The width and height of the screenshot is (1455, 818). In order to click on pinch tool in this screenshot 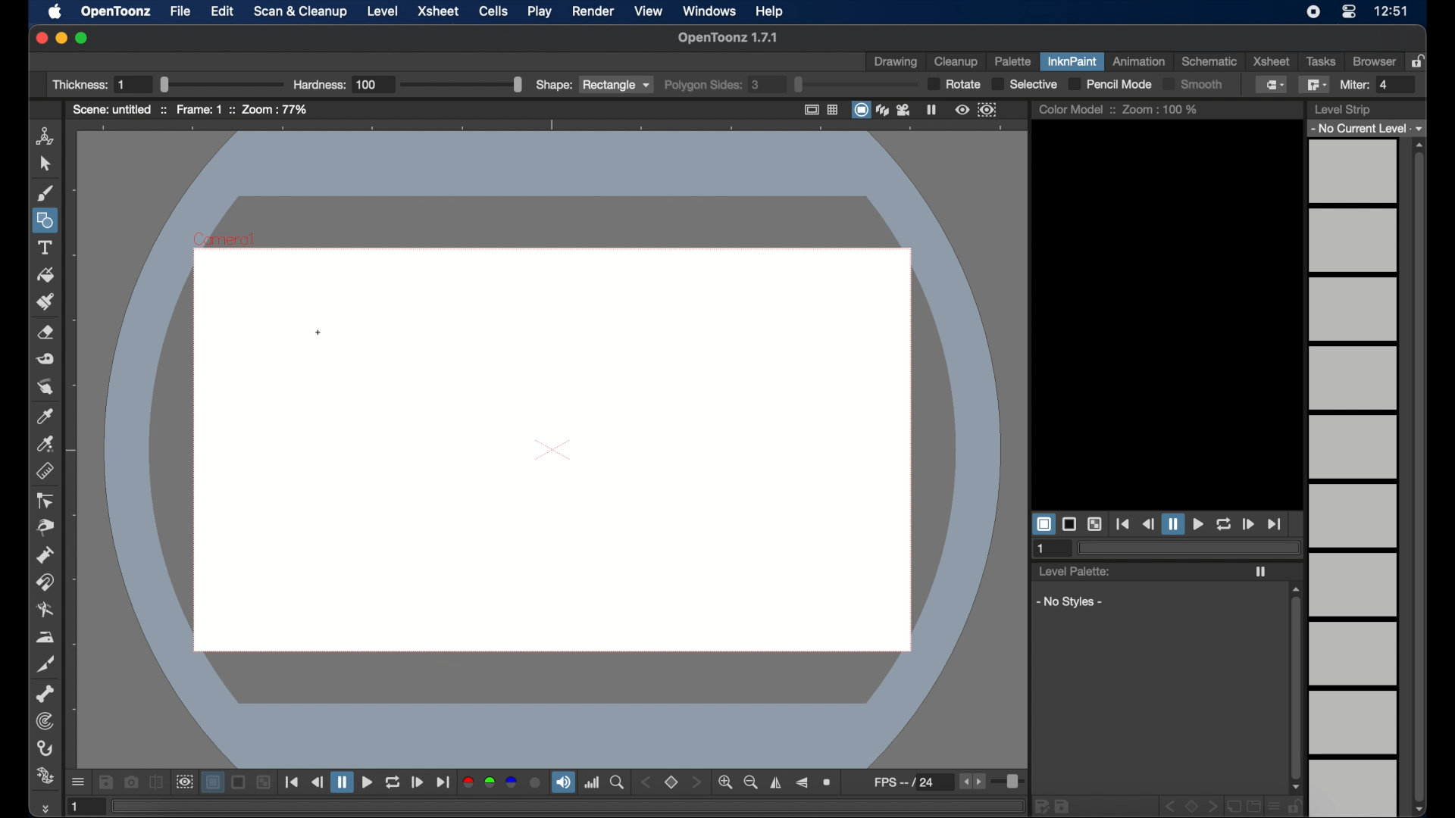, I will do `click(45, 527)`.